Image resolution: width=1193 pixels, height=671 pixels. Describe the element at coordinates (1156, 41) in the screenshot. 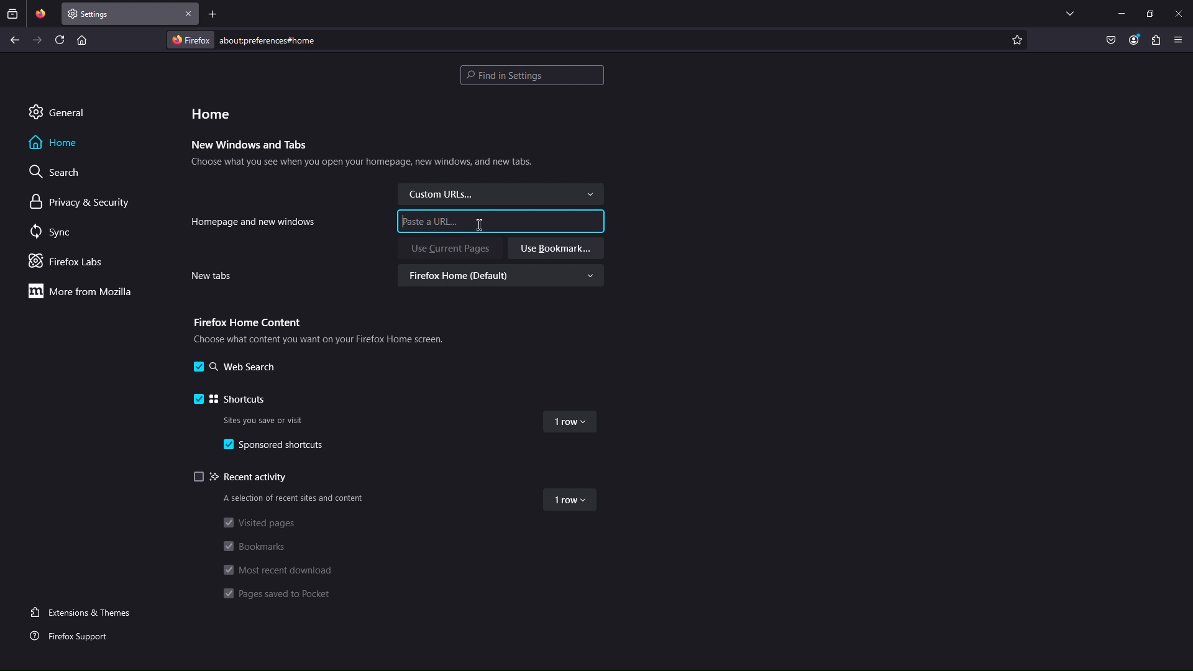

I see `Plugin` at that location.